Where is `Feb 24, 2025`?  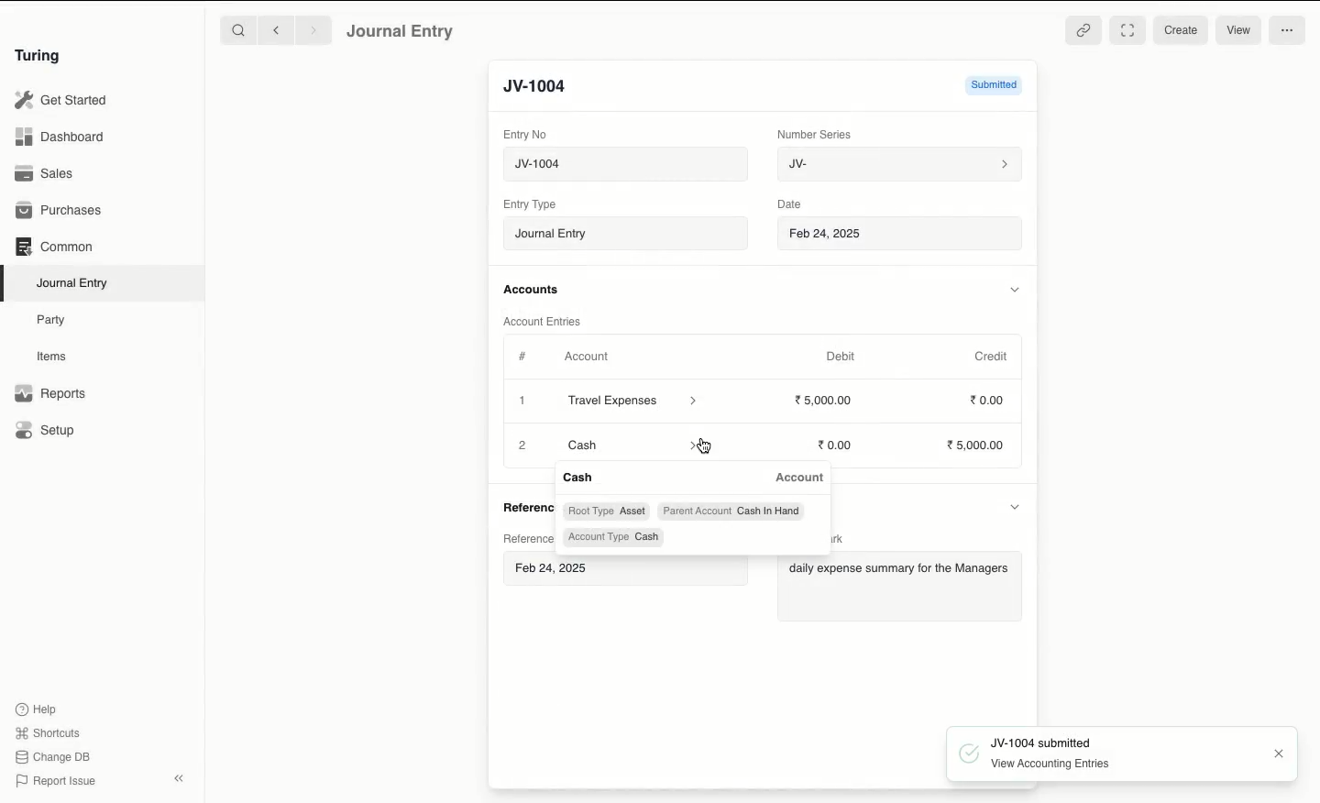 Feb 24, 2025 is located at coordinates (555, 567).